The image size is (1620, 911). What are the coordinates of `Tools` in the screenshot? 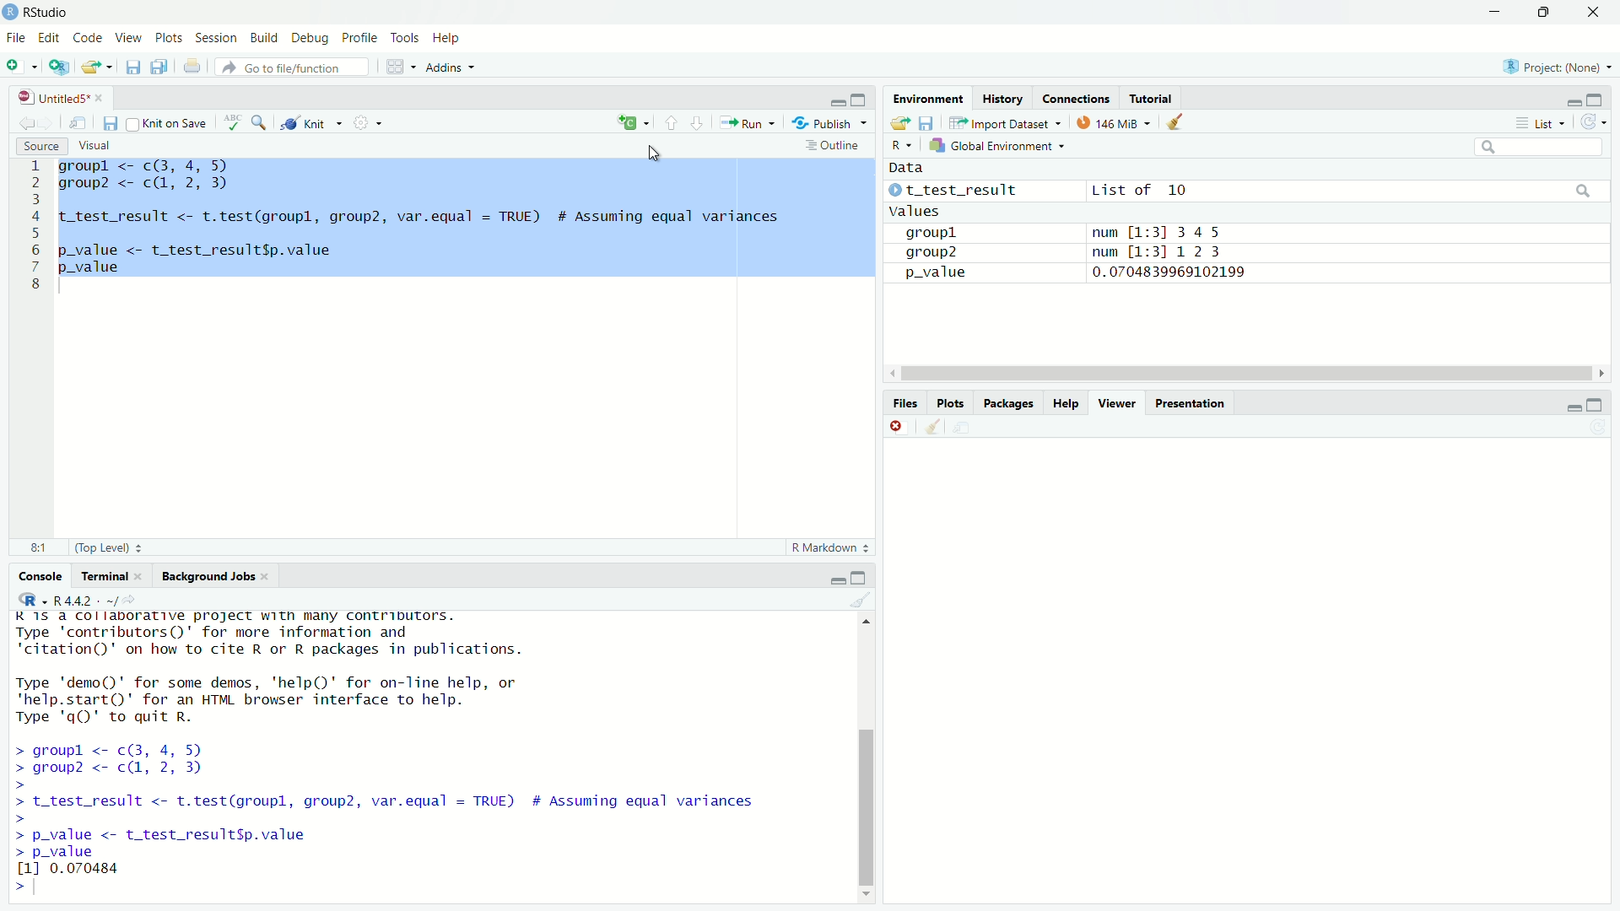 It's located at (407, 36).